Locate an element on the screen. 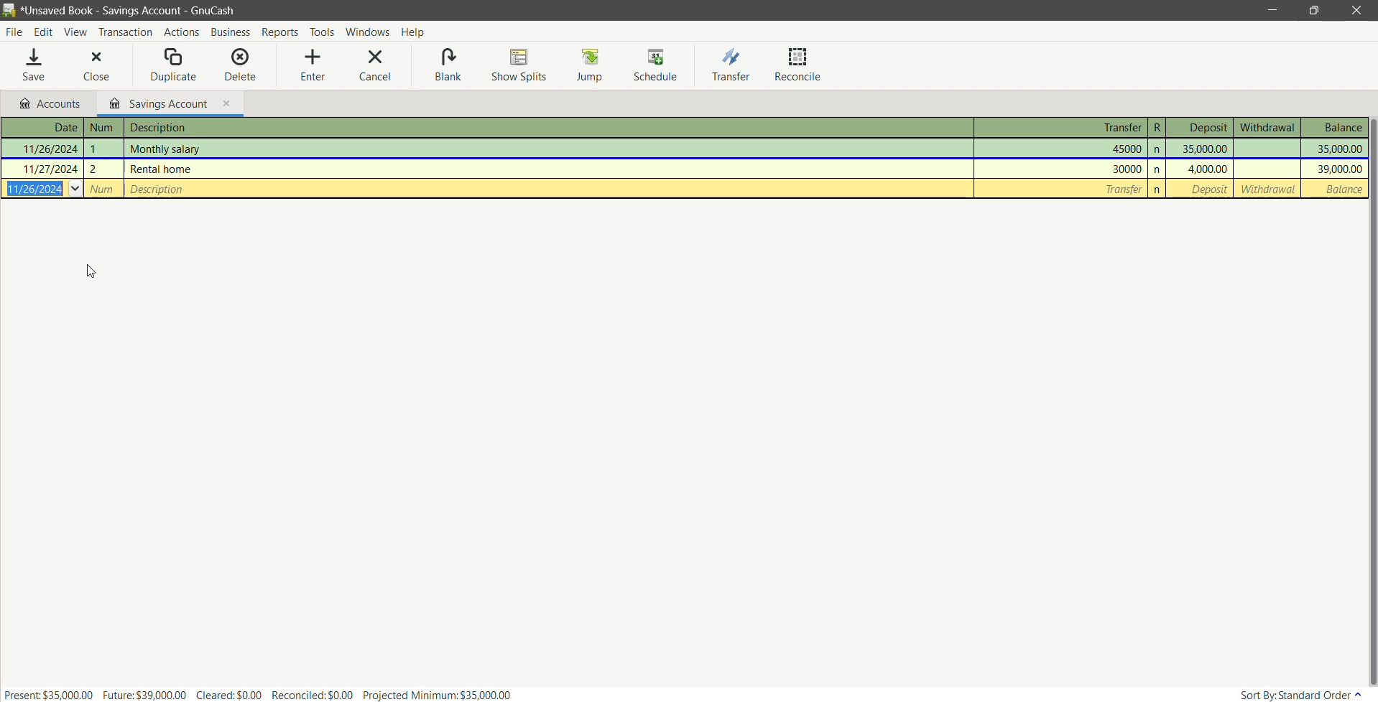 The height and width of the screenshot is (702, 1378). n is located at coordinates (1160, 188).